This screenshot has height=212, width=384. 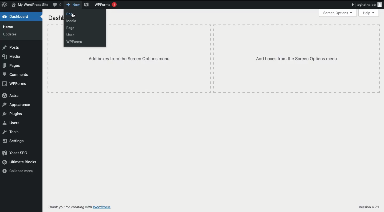 What do you see at coordinates (18, 172) in the screenshot?
I see `Collapse menu` at bounding box center [18, 172].